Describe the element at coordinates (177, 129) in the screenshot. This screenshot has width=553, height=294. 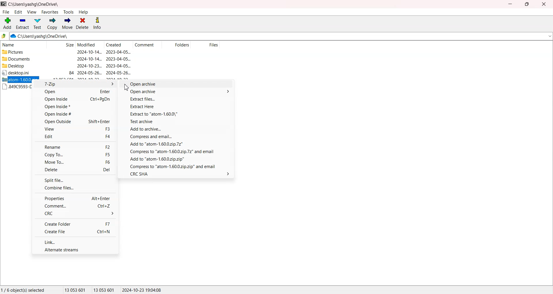
I see `Add to archive` at that location.